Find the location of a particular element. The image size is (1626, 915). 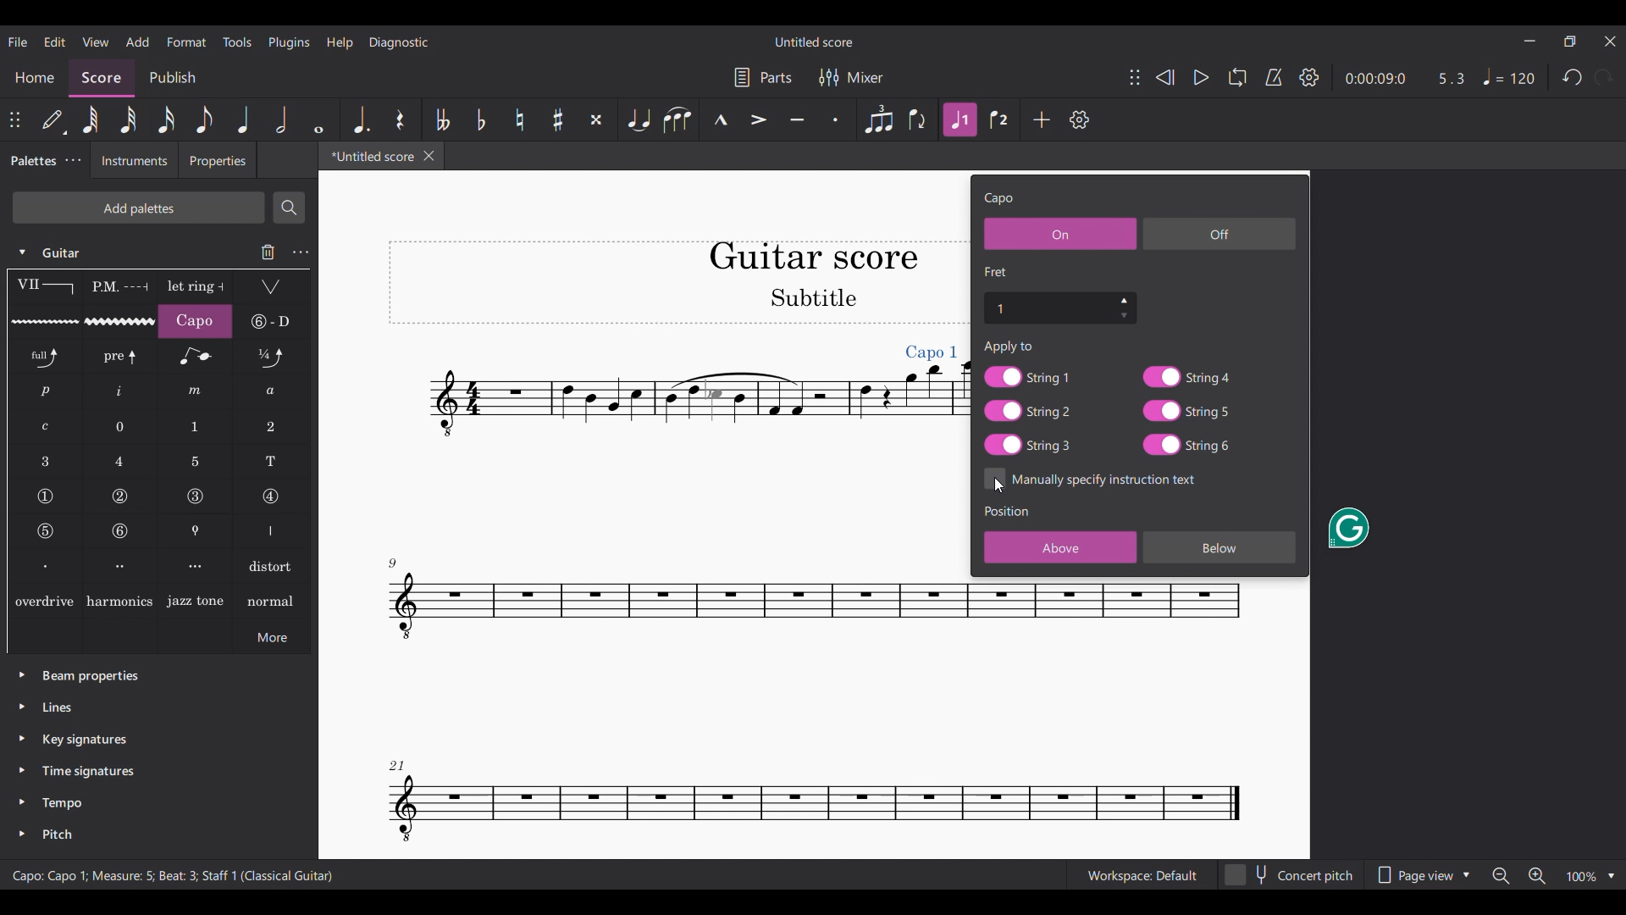

Undo is located at coordinates (1572, 77).